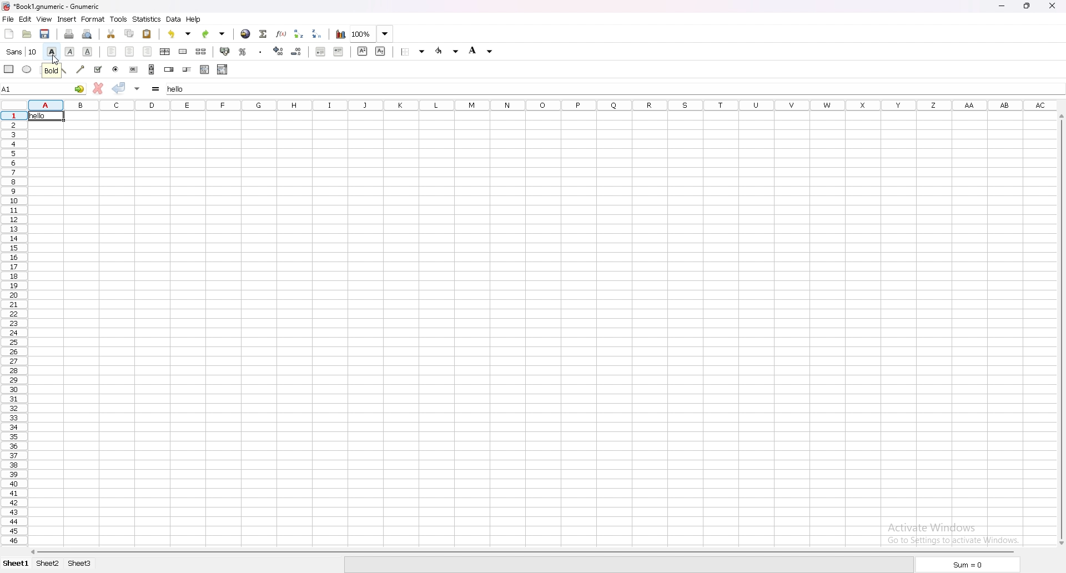 The height and width of the screenshot is (573, 1066). What do you see at coordinates (169, 68) in the screenshot?
I see `spin button` at bounding box center [169, 68].